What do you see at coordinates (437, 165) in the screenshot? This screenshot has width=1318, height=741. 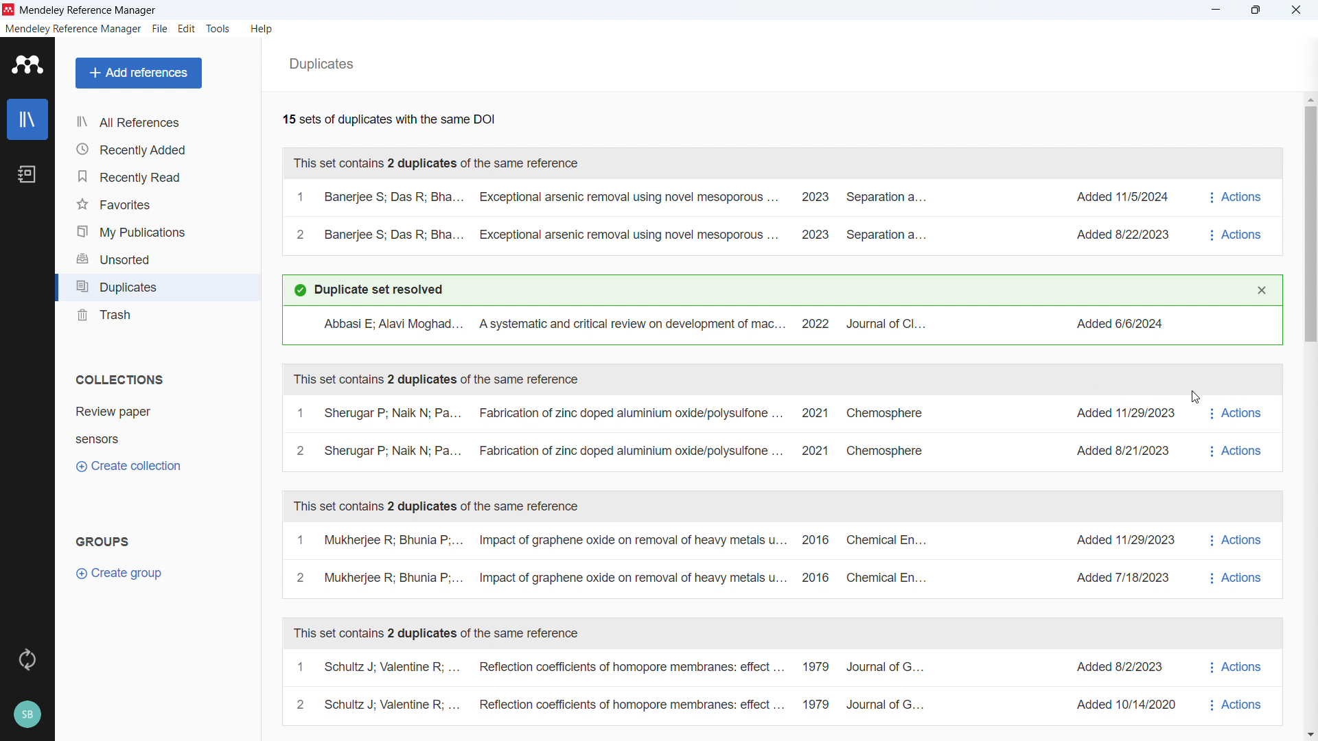 I see `This set contains 2 duplicates of the same reference` at bounding box center [437, 165].